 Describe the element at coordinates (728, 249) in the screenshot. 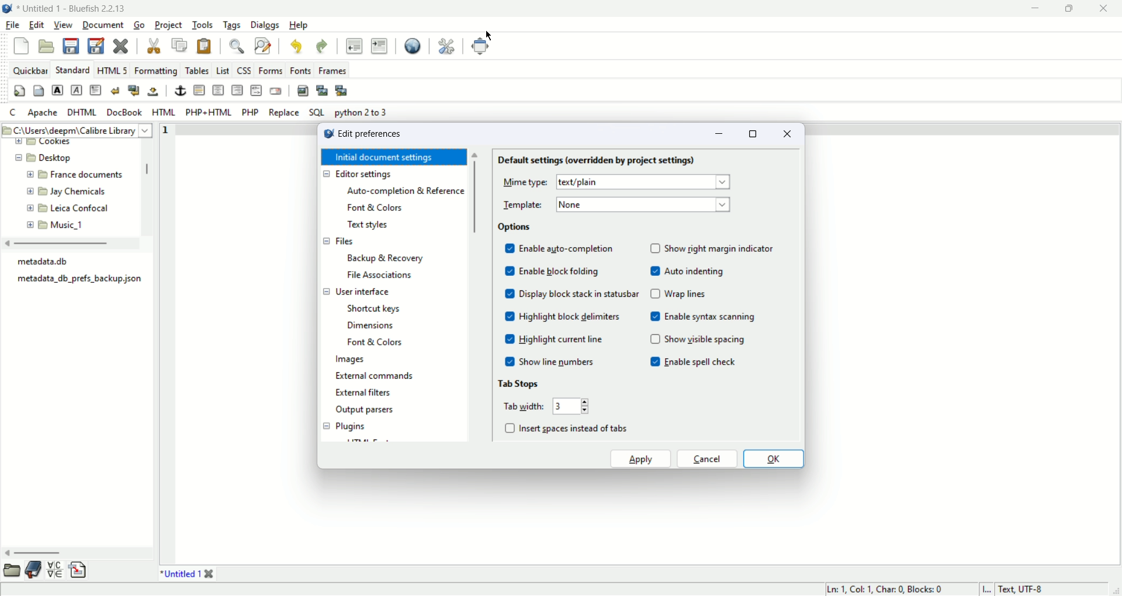

I see `show right margin indicator` at that location.